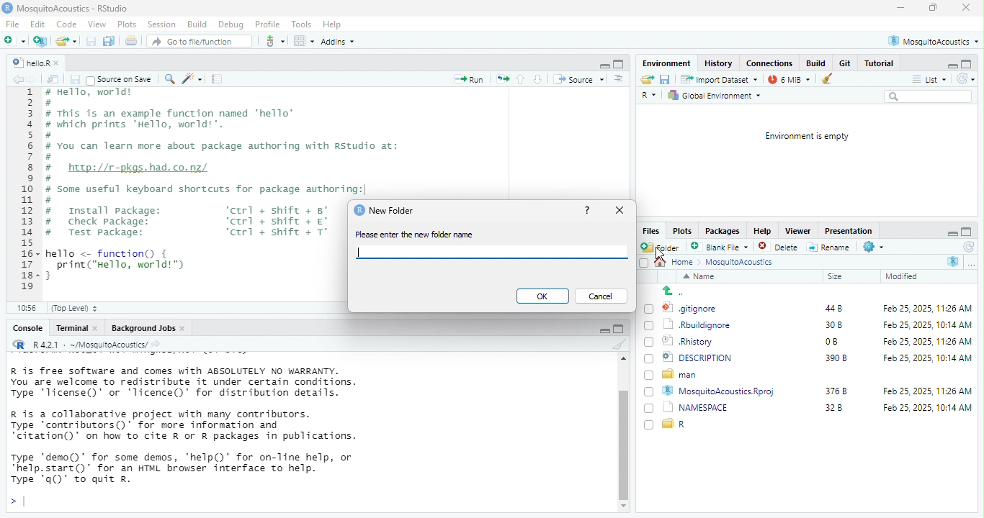 The height and width of the screenshot is (518, 984). I want to click on go back to the previous source location, so click(18, 81).